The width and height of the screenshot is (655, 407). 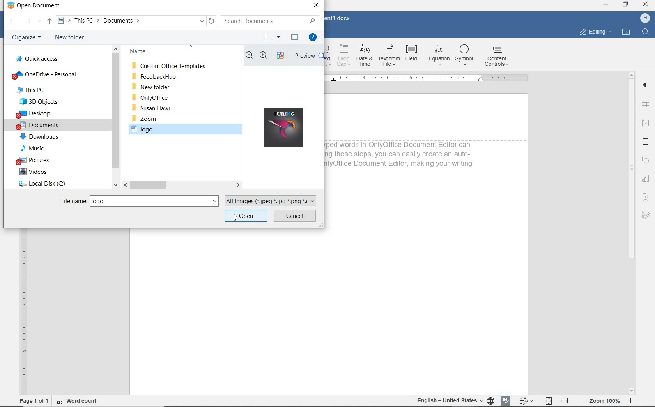 What do you see at coordinates (35, 114) in the screenshot?
I see `DESKTOP` at bounding box center [35, 114].